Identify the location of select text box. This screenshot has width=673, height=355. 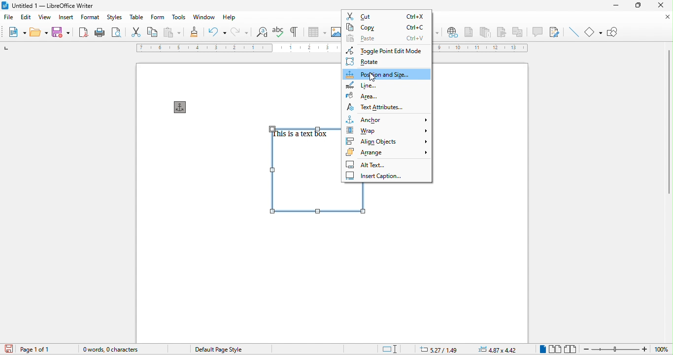
(300, 171).